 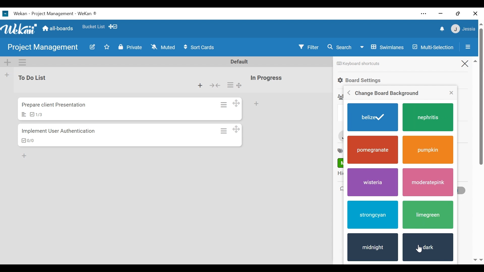 I want to click on Change, so click(x=387, y=93).